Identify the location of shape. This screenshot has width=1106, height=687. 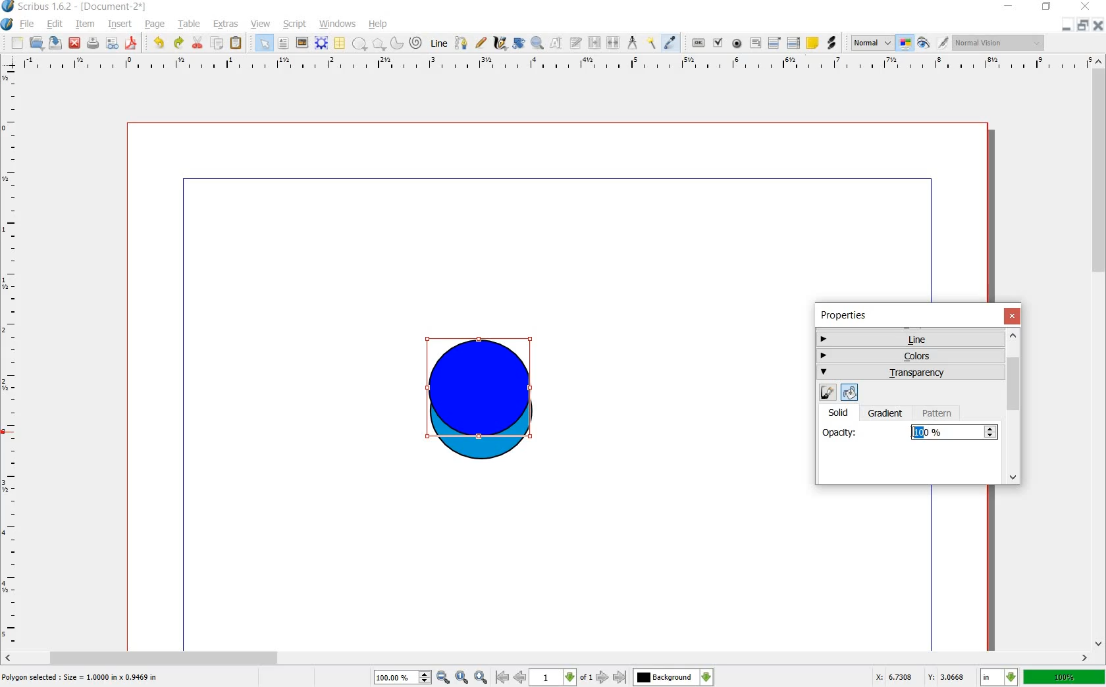
(360, 44).